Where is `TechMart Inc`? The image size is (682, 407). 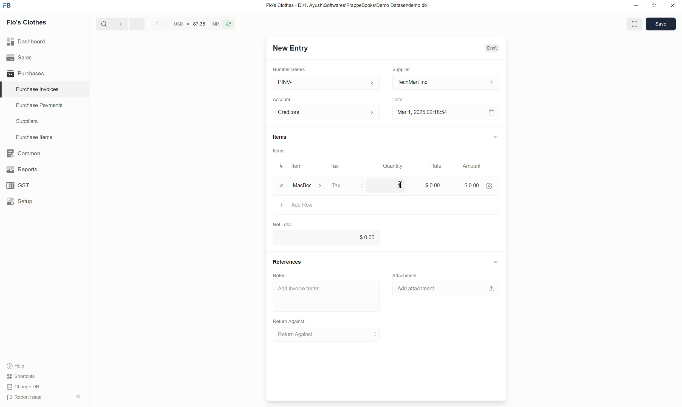
TechMart Inc is located at coordinates (446, 83).